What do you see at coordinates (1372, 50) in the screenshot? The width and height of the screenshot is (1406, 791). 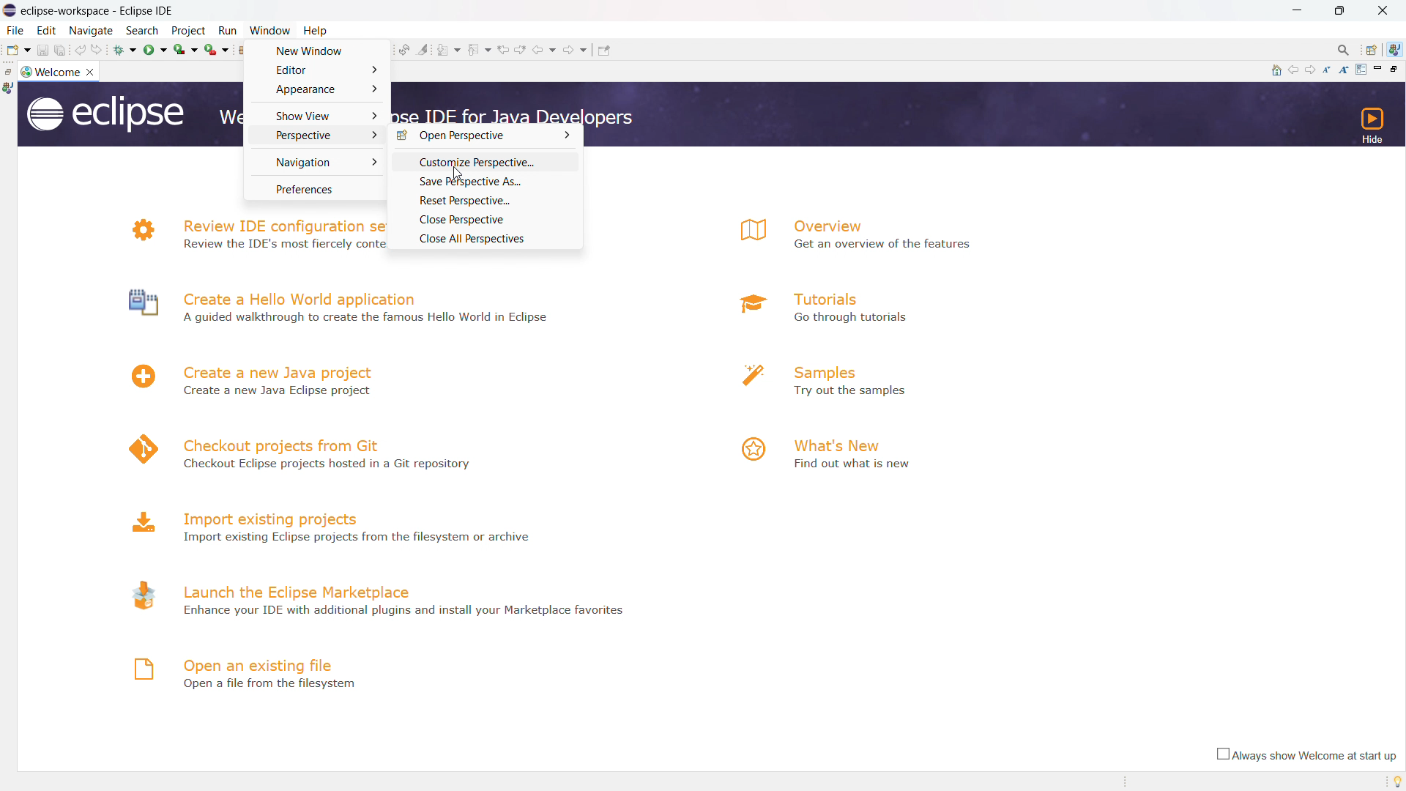 I see `open perspectives` at bounding box center [1372, 50].